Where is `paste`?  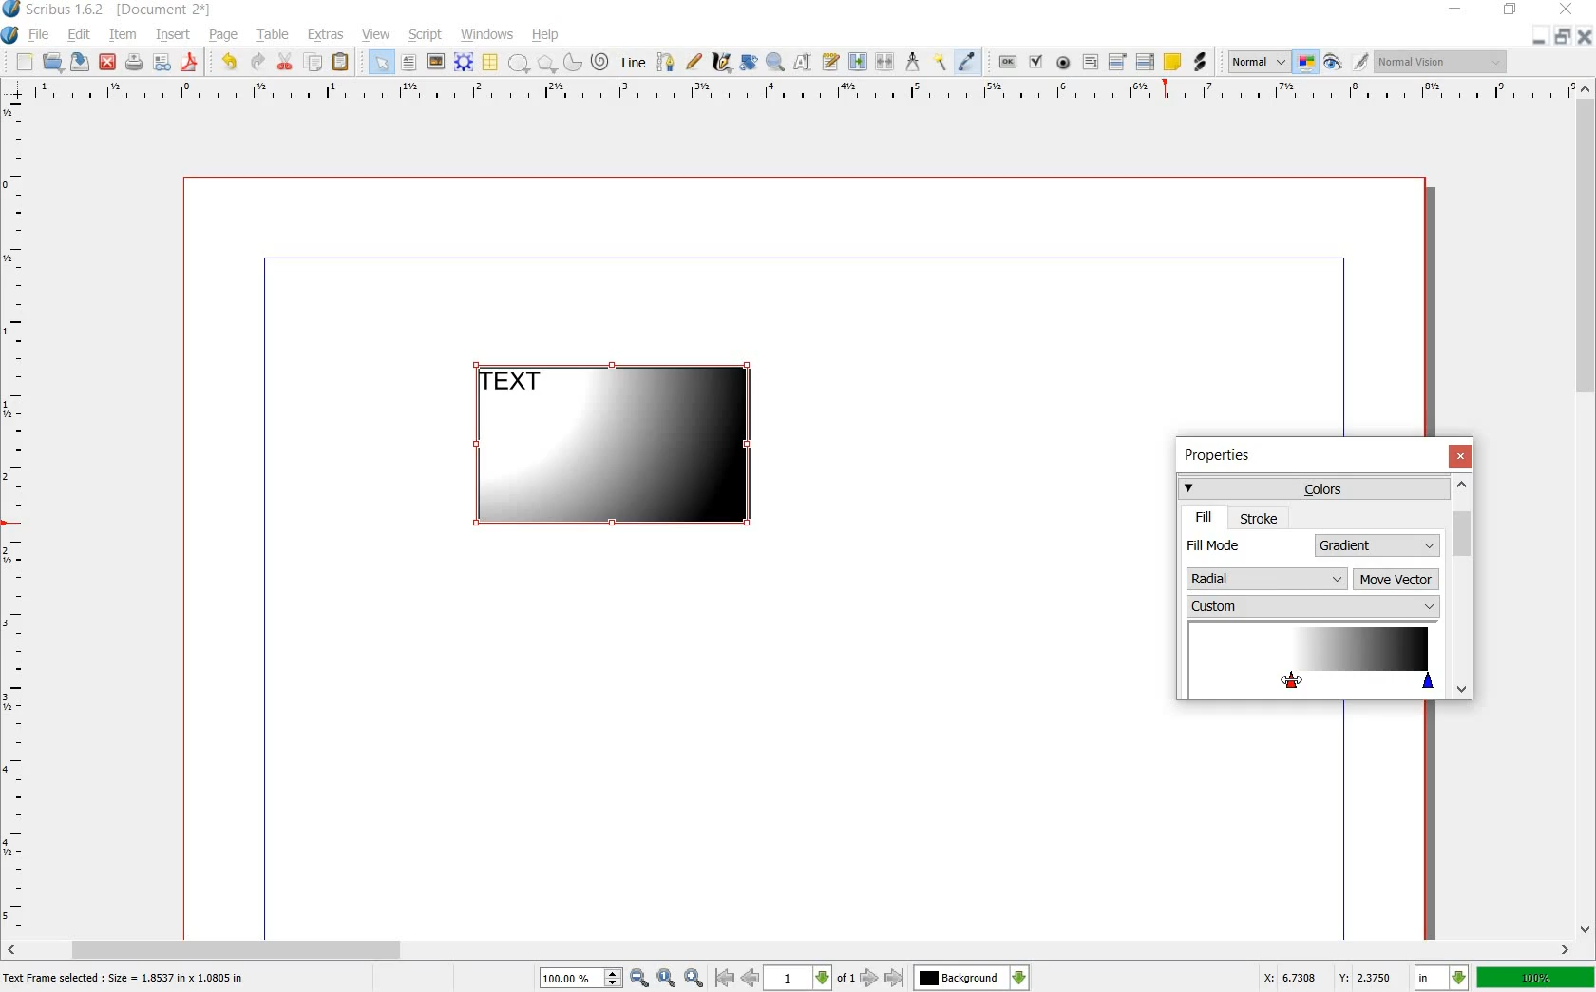 paste is located at coordinates (341, 63).